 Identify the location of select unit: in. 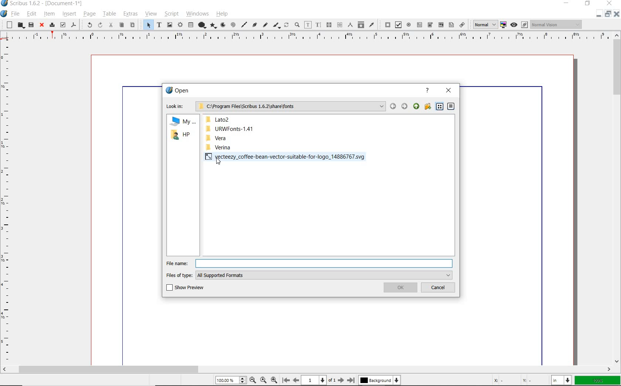
(562, 380).